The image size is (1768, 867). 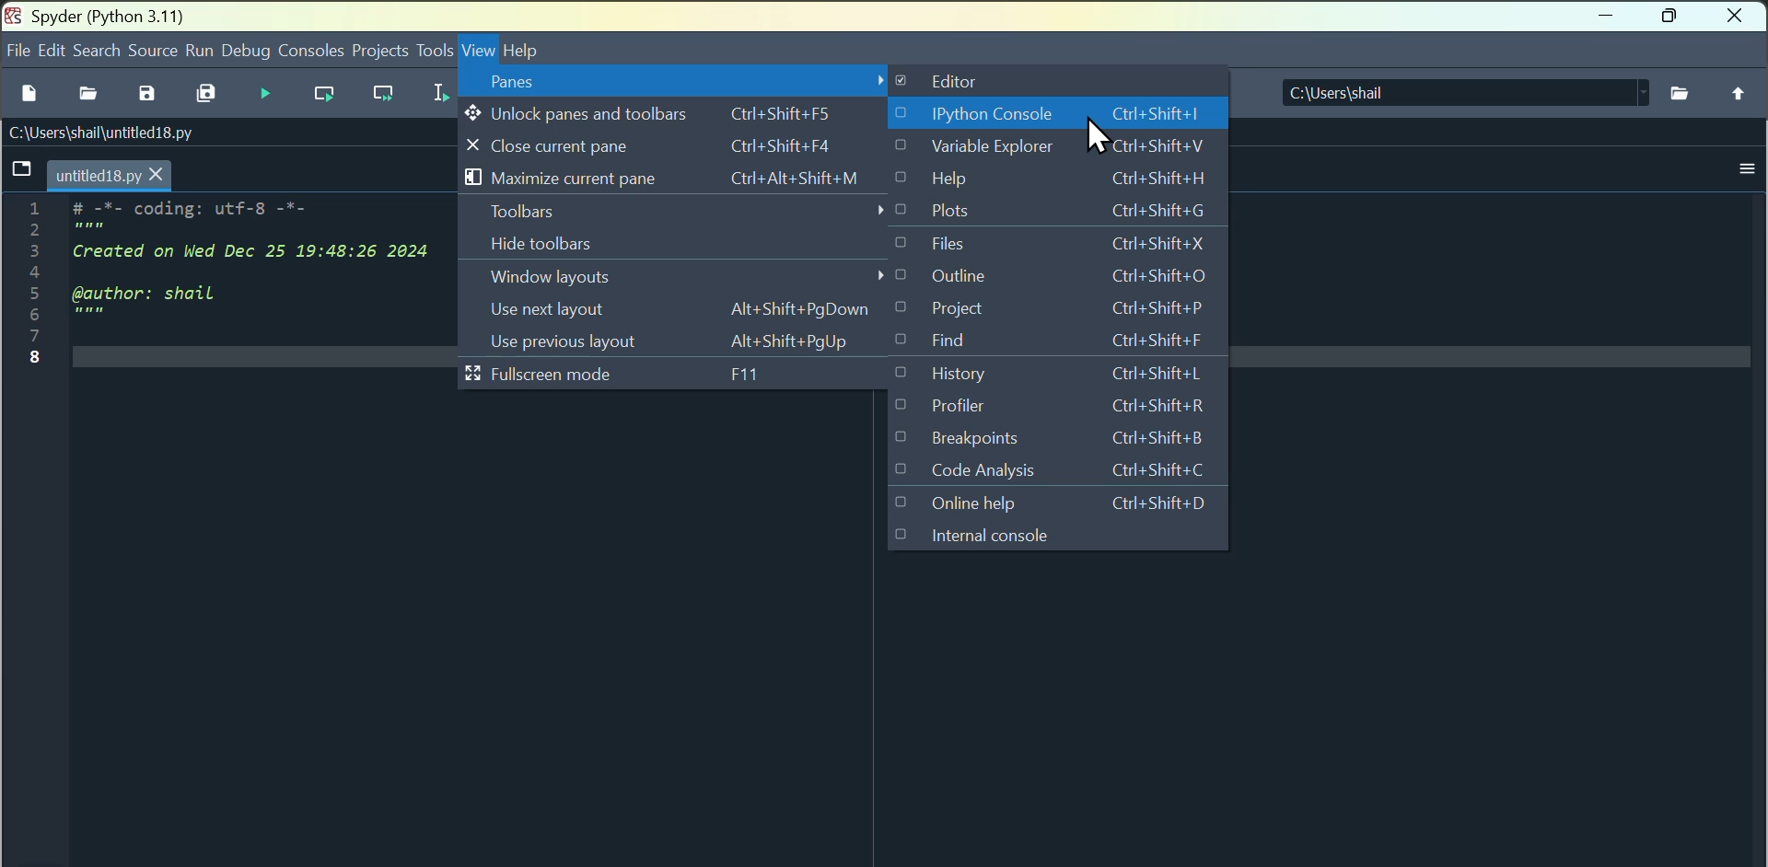 I want to click on Break points, so click(x=1053, y=439).